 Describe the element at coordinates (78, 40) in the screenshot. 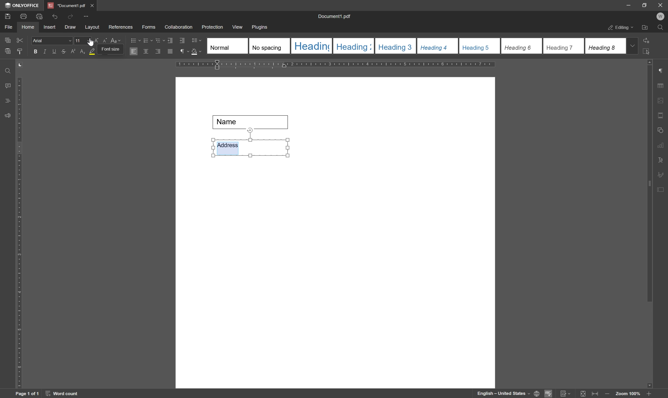

I see `font size` at that location.